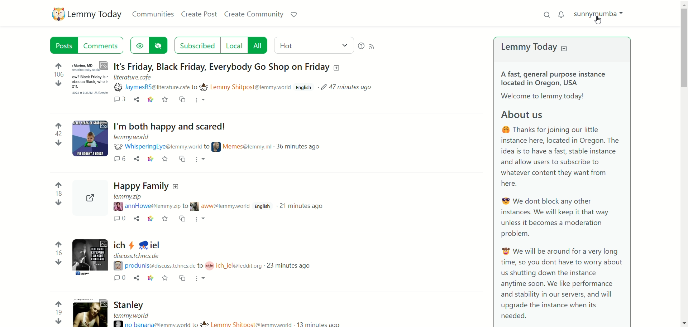  Describe the element at coordinates (160, 45) in the screenshot. I see `hide hidden post` at that location.